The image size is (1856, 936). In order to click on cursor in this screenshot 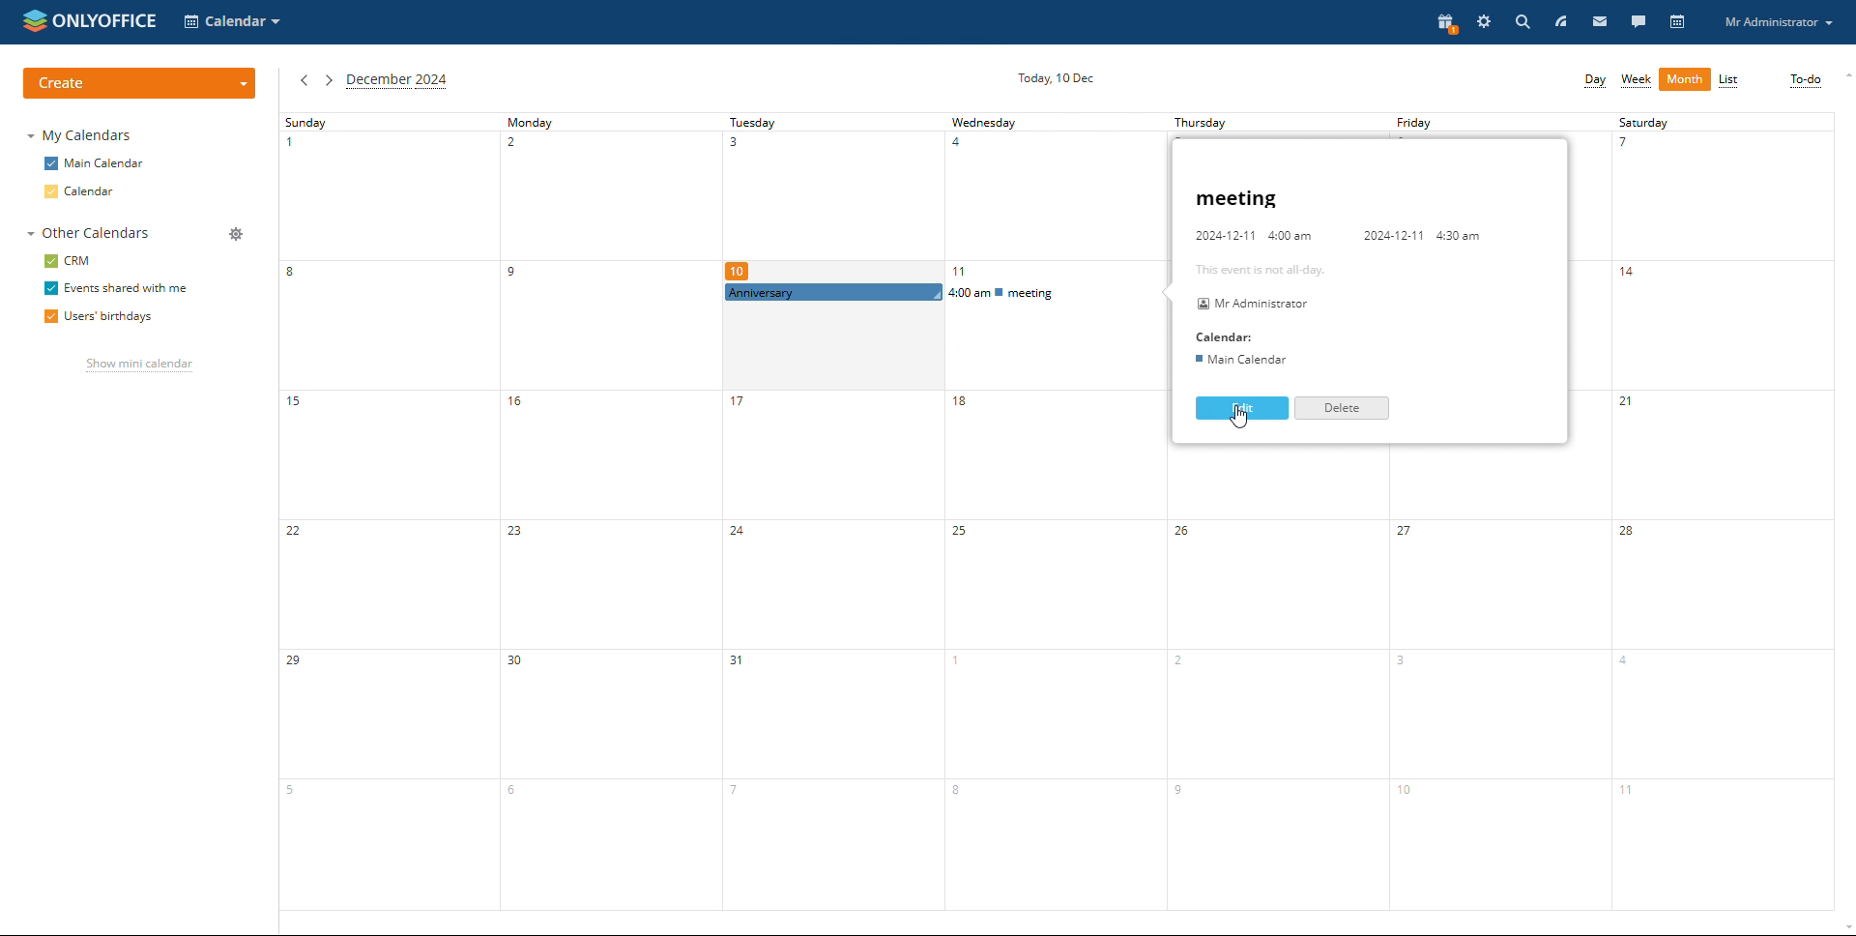, I will do `click(1246, 420)`.